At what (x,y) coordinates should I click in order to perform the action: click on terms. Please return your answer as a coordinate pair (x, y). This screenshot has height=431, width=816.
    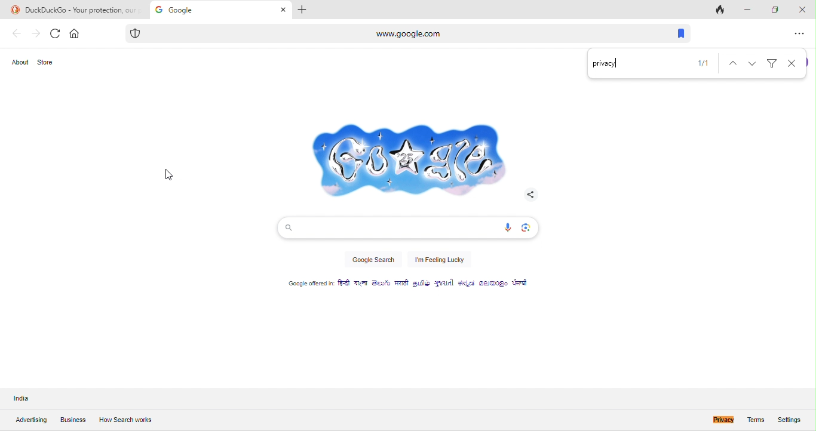
    Looking at the image, I should click on (755, 419).